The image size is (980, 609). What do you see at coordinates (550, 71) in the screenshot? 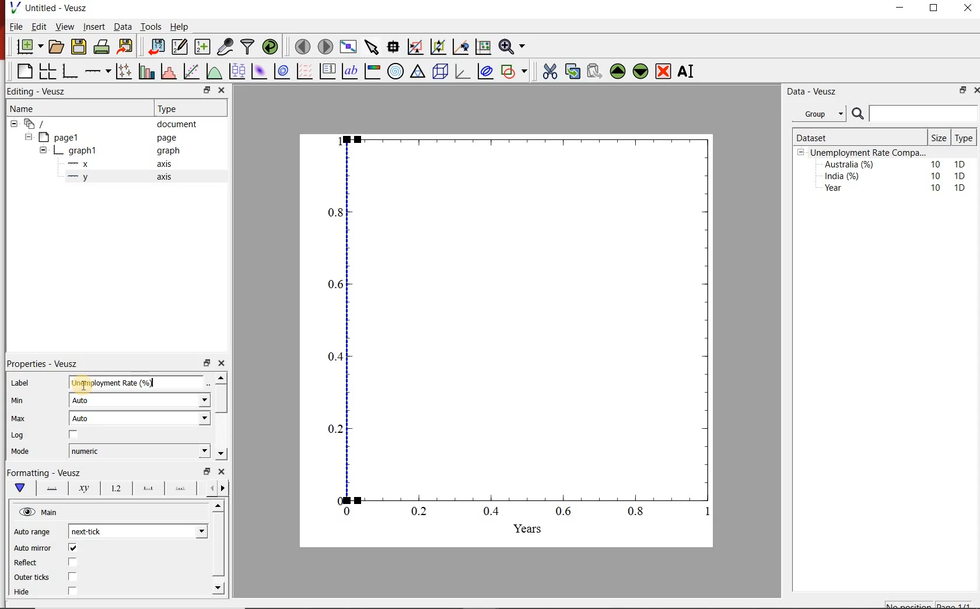
I see `cut the widgets` at bounding box center [550, 71].